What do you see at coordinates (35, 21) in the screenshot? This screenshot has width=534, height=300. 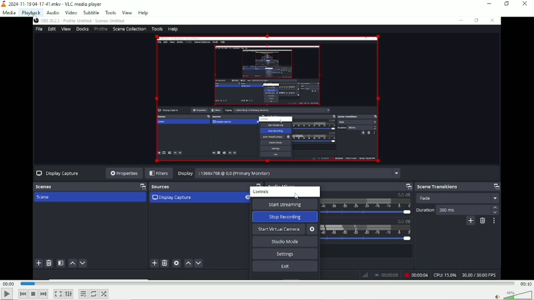 I see `Mouse Cursor` at bounding box center [35, 21].